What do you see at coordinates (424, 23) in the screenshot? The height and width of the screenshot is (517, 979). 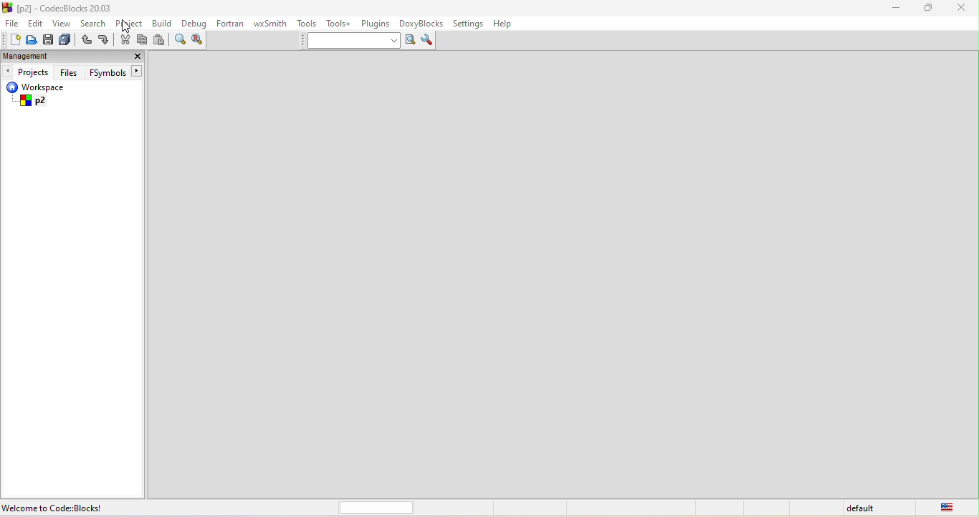 I see `doxyblocks` at bounding box center [424, 23].